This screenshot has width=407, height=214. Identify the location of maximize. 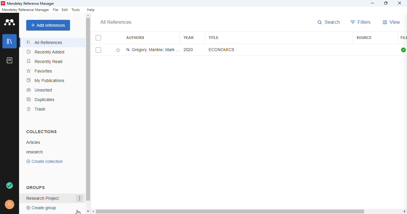
(386, 3).